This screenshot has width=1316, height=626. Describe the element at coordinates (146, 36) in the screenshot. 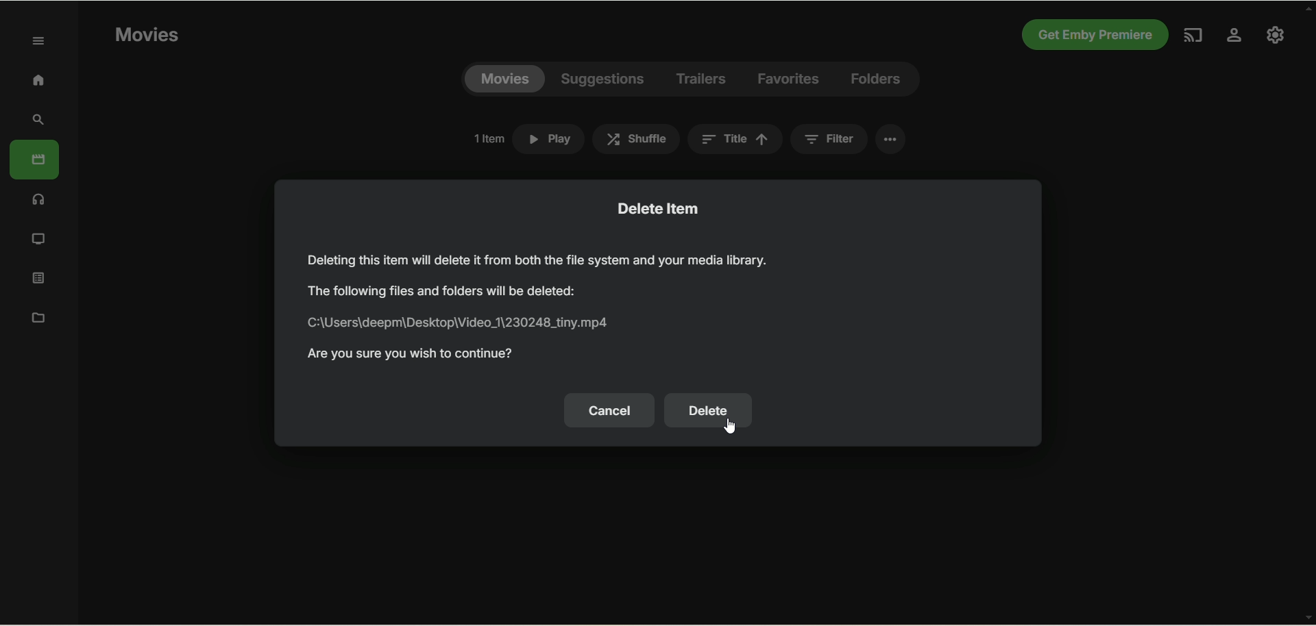

I see `movies` at that location.